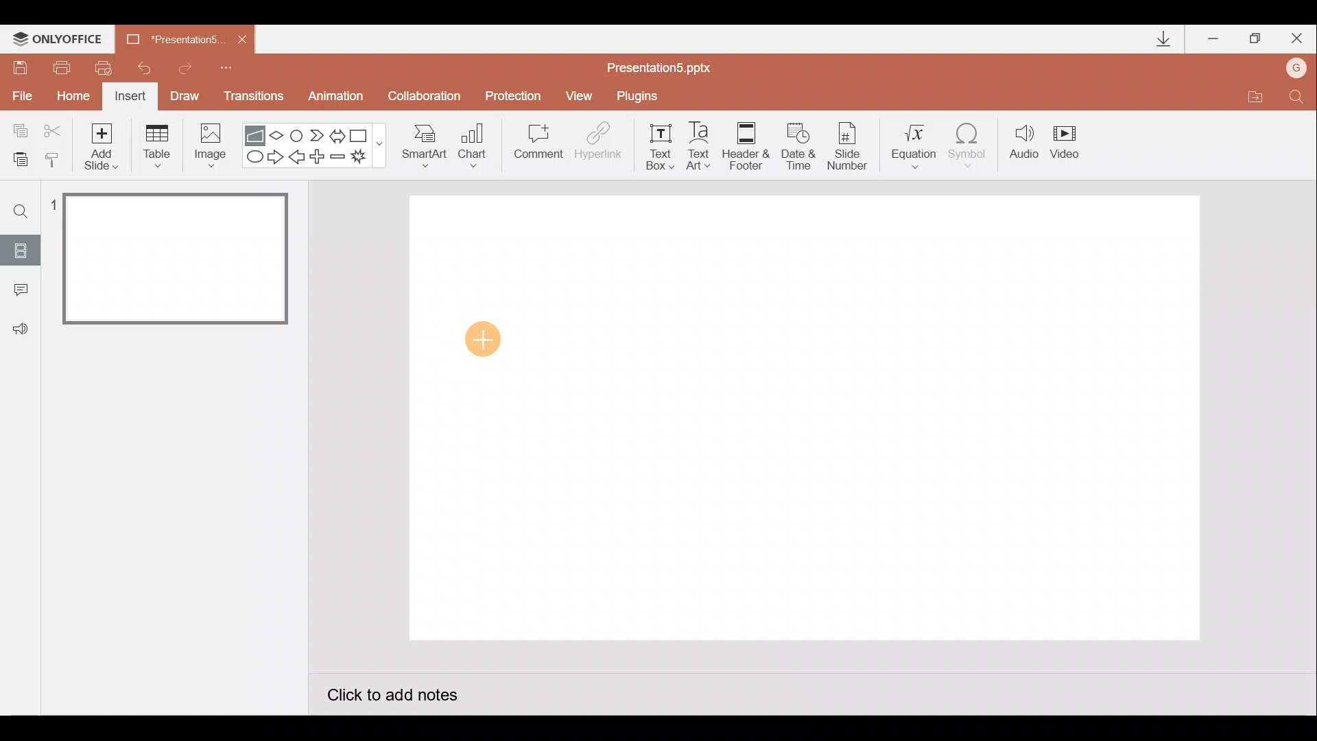  Describe the element at coordinates (1297, 41) in the screenshot. I see `Close` at that location.